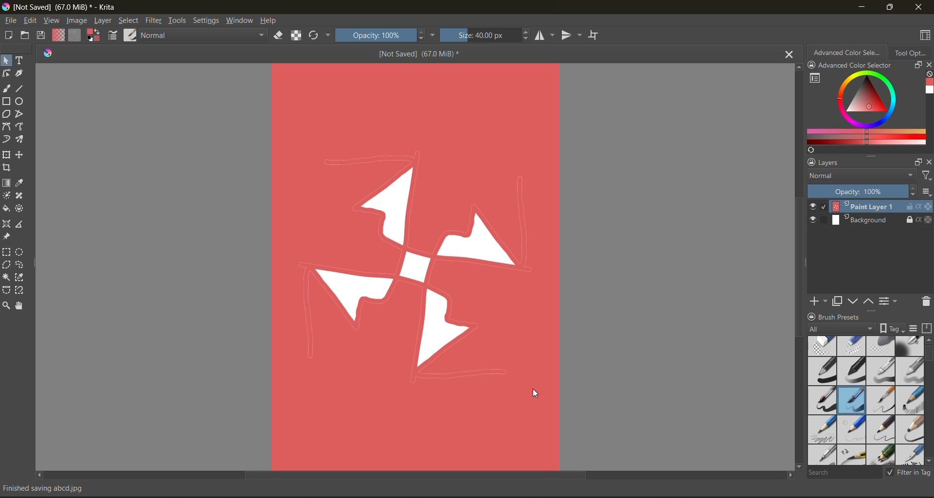 The width and height of the screenshot is (934, 498). What do you see at coordinates (889, 6) in the screenshot?
I see `maximize` at bounding box center [889, 6].